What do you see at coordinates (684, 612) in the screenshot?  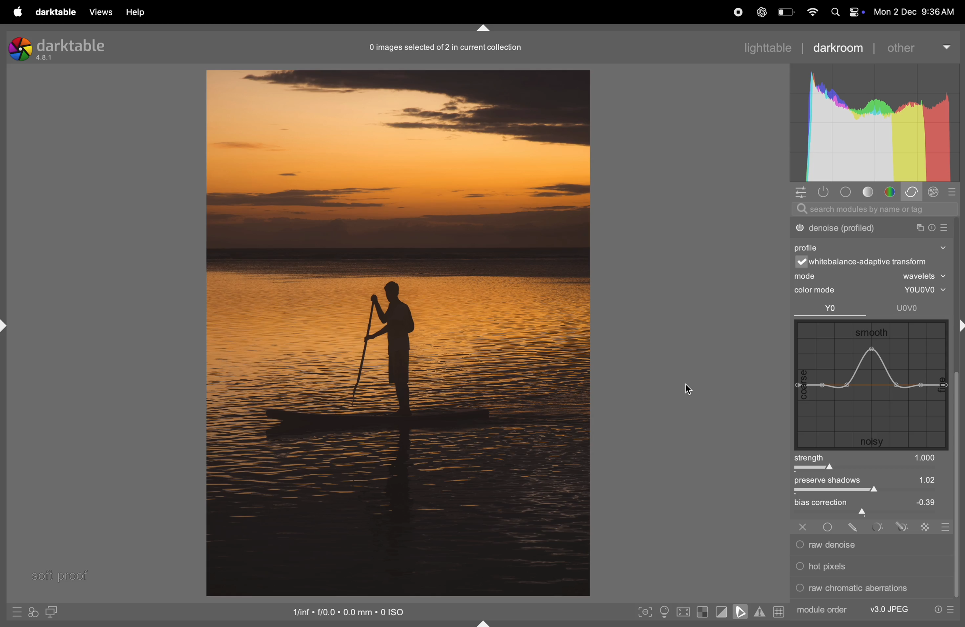 I see `toggle high quality processing` at bounding box center [684, 612].